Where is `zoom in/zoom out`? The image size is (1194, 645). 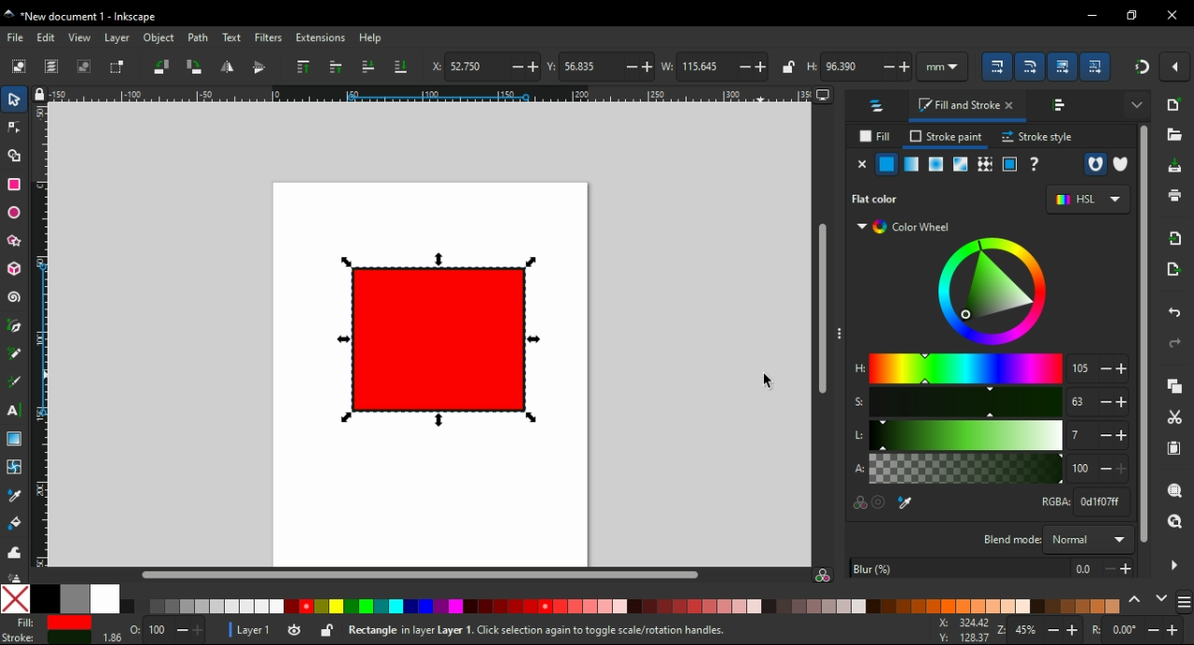 zoom in/zoom out is located at coordinates (1000, 630).